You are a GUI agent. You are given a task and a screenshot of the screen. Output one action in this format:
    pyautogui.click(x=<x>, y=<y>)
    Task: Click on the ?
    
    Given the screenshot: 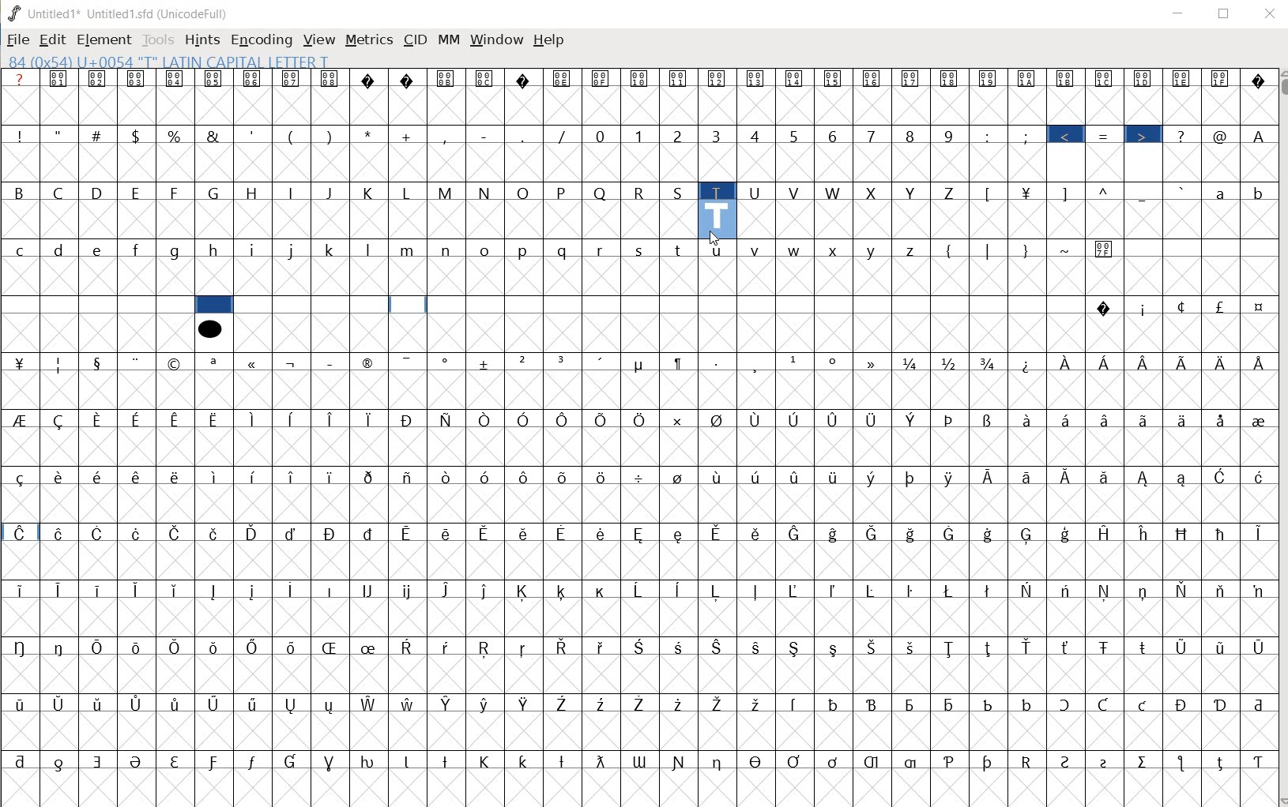 What is the action you would take?
    pyautogui.click(x=1183, y=135)
    